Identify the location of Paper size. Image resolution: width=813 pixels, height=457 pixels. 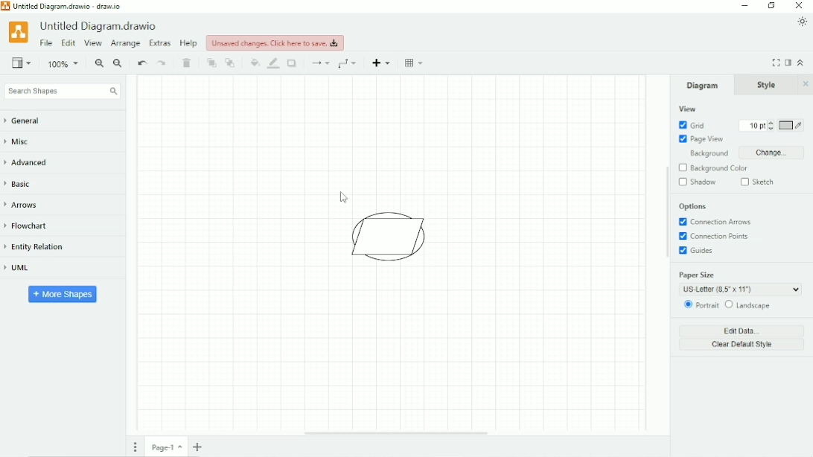
(739, 282).